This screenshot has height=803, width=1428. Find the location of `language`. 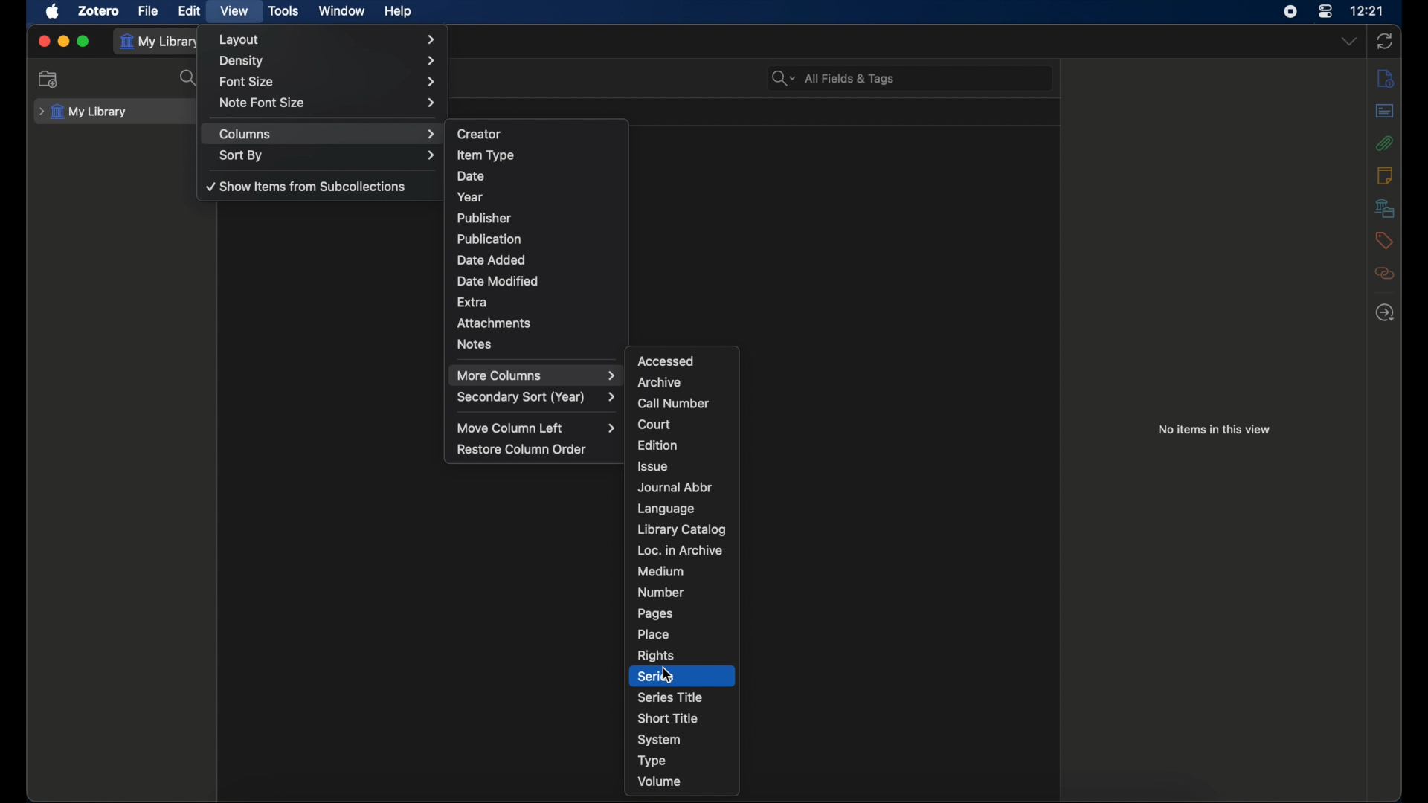

language is located at coordinates (666, 509).